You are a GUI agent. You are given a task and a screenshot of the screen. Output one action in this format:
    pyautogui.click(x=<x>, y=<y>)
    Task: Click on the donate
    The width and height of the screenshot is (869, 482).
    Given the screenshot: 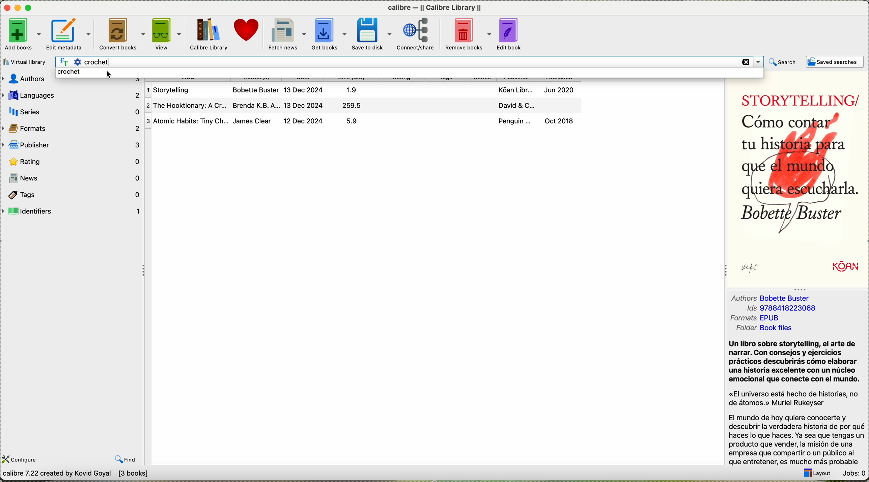 What is the action you would take?
    pyautogui.click(x=247, y=30)
    